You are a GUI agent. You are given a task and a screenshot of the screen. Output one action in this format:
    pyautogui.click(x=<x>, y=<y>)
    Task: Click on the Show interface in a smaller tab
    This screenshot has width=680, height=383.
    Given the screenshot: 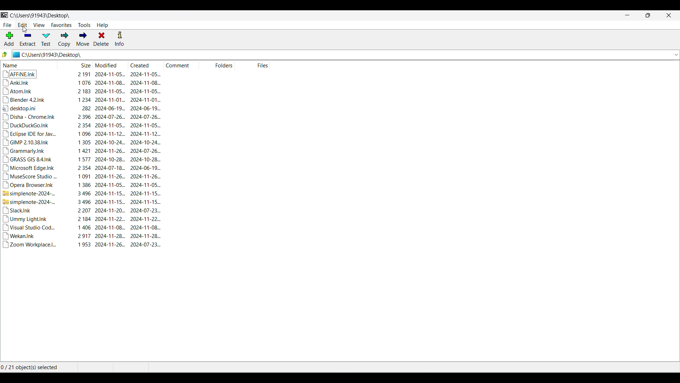 What is the action you would take?
    pyautogui.click(x=648, y=15)
    